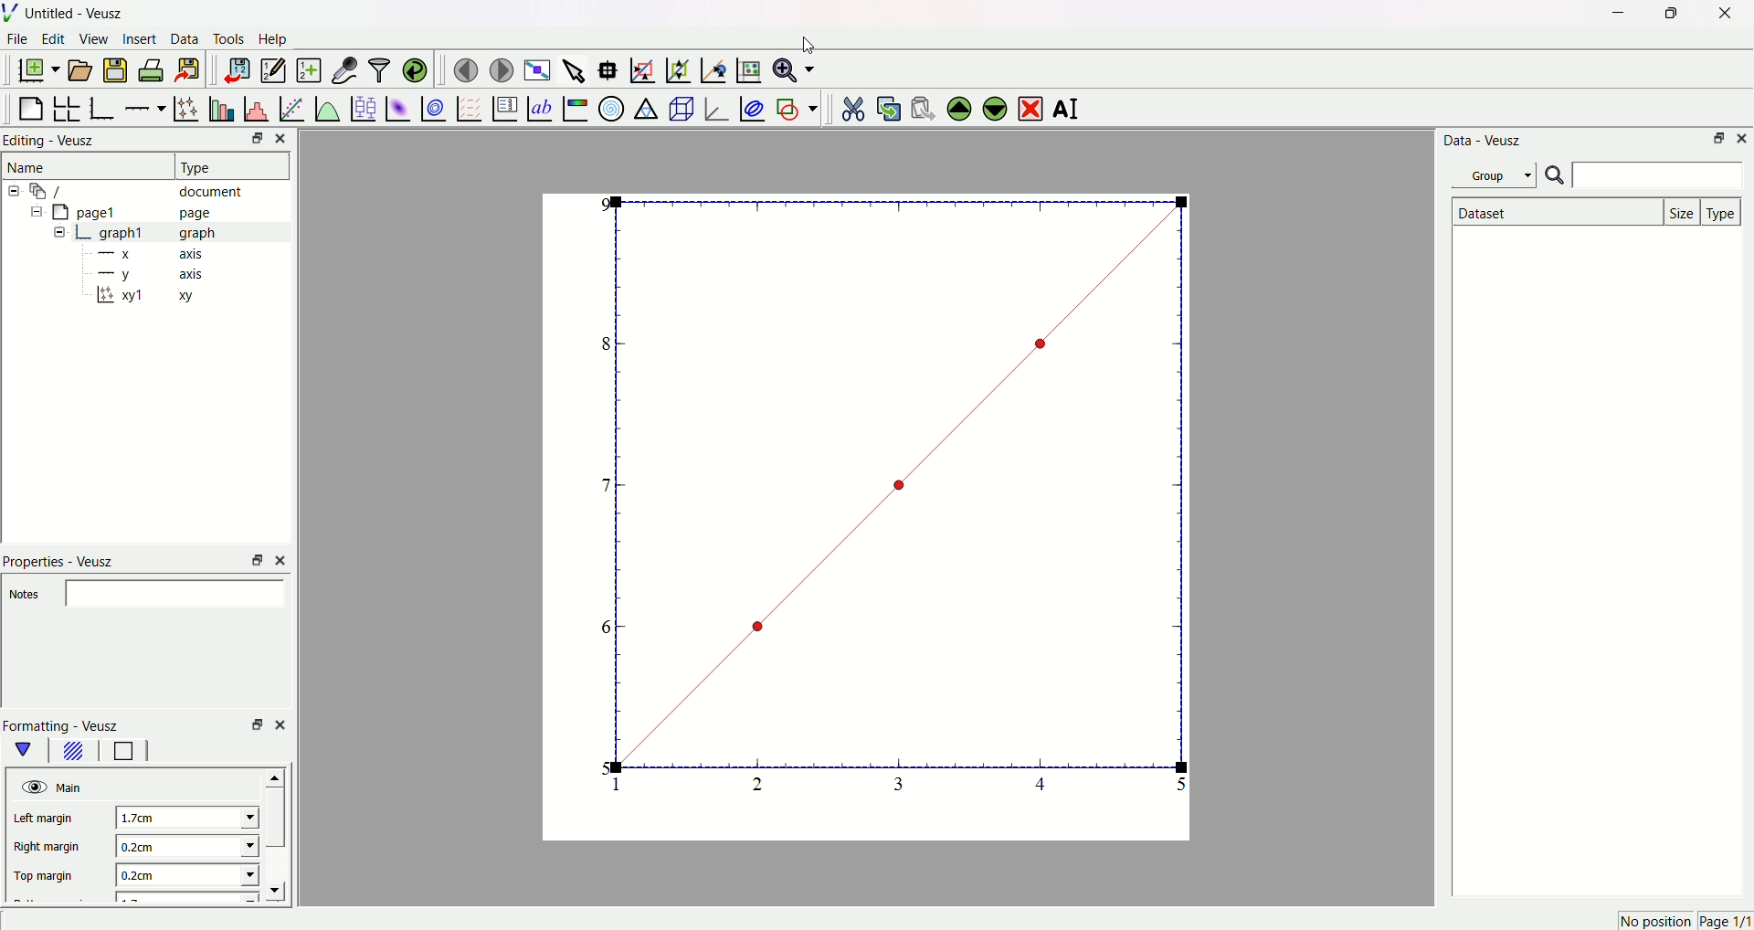 Image resolution: width=1754 pixels, height=930 pixels. Describe the element at coordinates (272, 72) in the screenshot. I see `edit and entry new datasets` at that location.